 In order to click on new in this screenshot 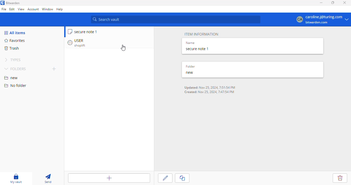, I will do `click(189, 73)`.